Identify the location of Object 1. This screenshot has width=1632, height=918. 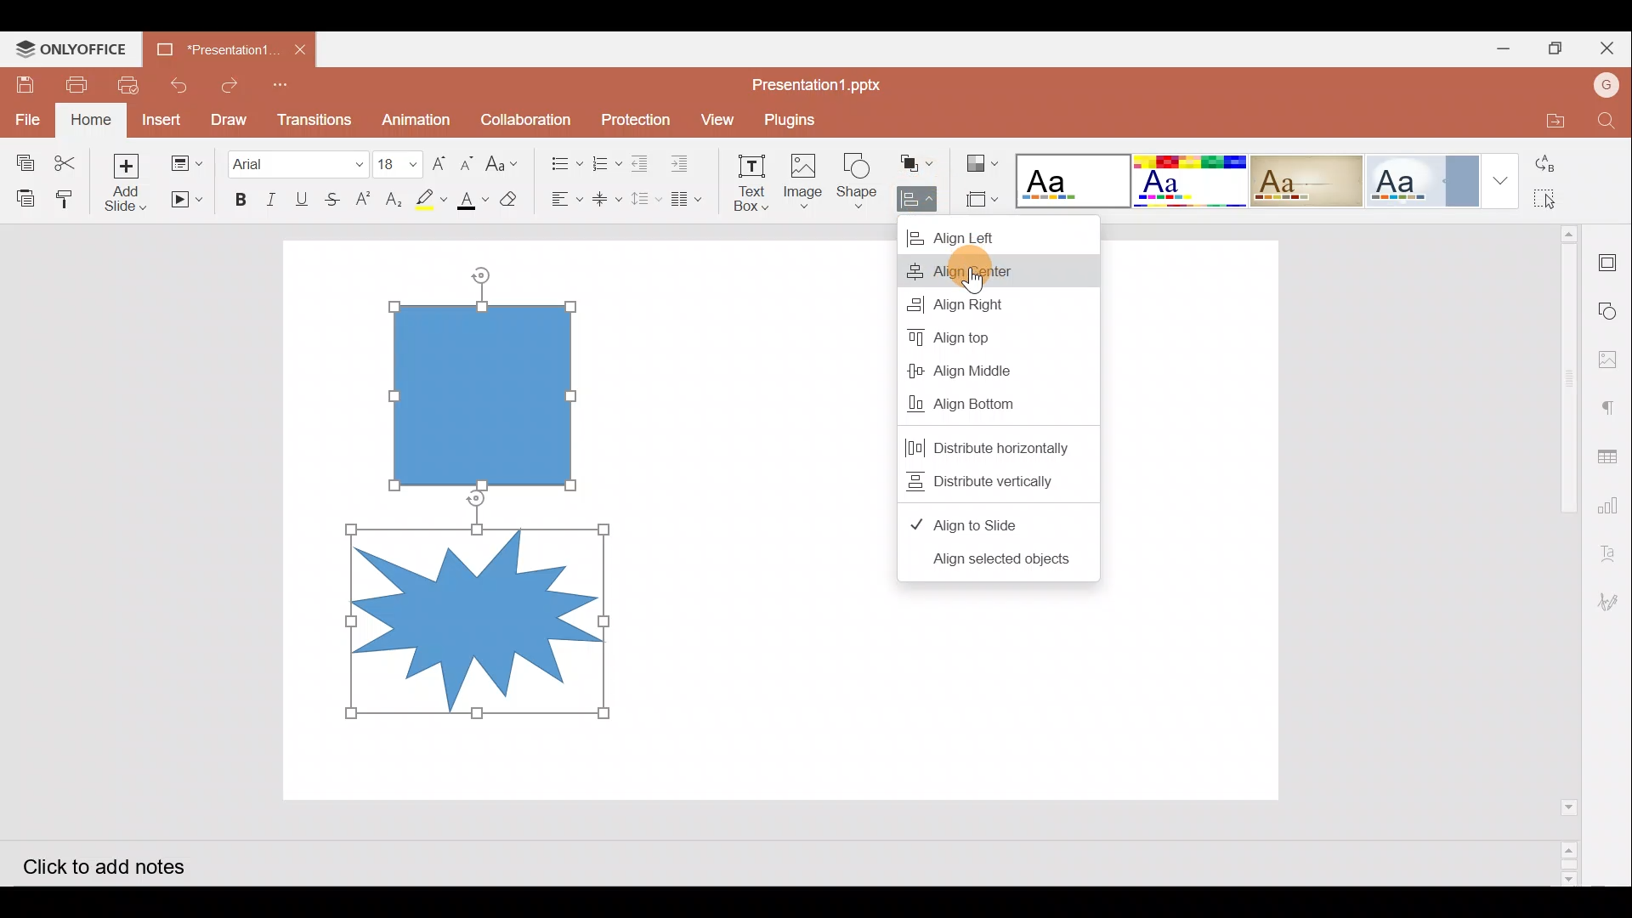
(489, 394).